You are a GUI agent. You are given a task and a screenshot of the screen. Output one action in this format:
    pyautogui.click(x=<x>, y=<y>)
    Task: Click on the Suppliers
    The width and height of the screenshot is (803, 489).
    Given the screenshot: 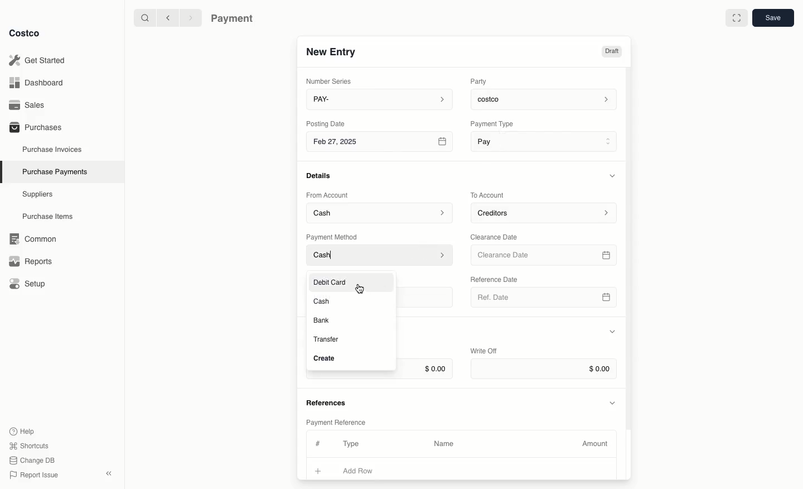 What is the action you would take?
    pyautogui.click(x=38, y=194)
    